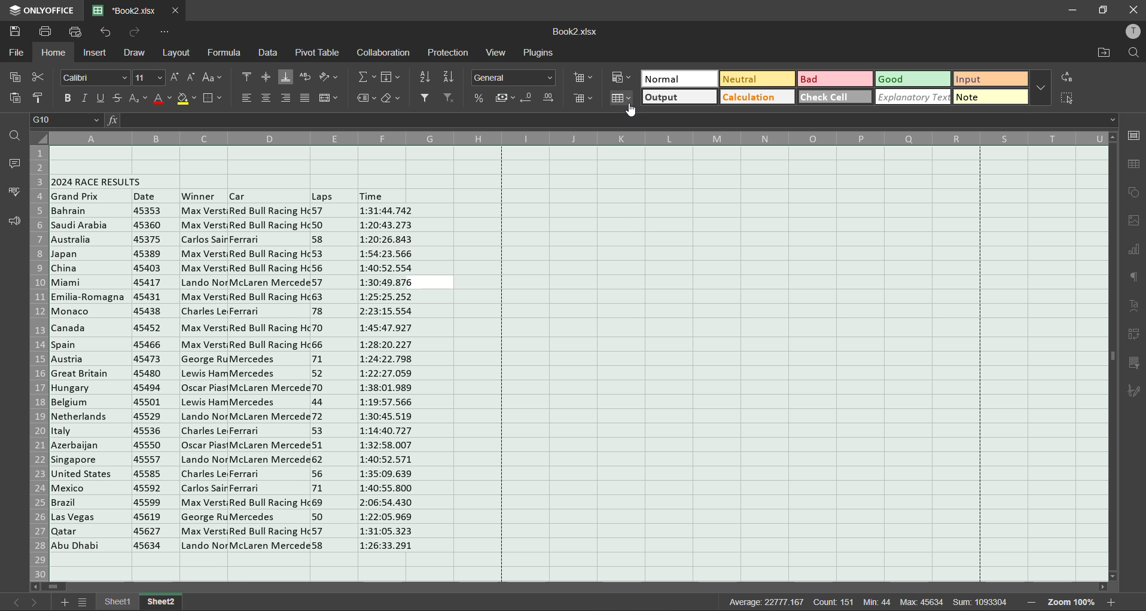  Describe the element at coordinates (307, 78) in the screenshot. I see `wrap text` at that location.